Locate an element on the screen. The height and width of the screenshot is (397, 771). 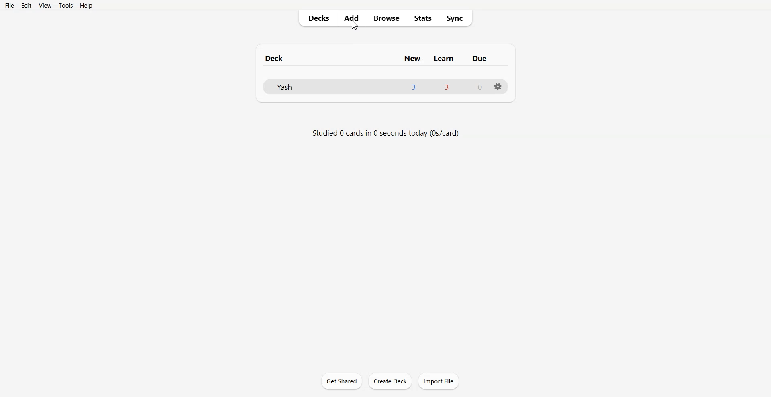
3 is located at coordinates (448, 87).